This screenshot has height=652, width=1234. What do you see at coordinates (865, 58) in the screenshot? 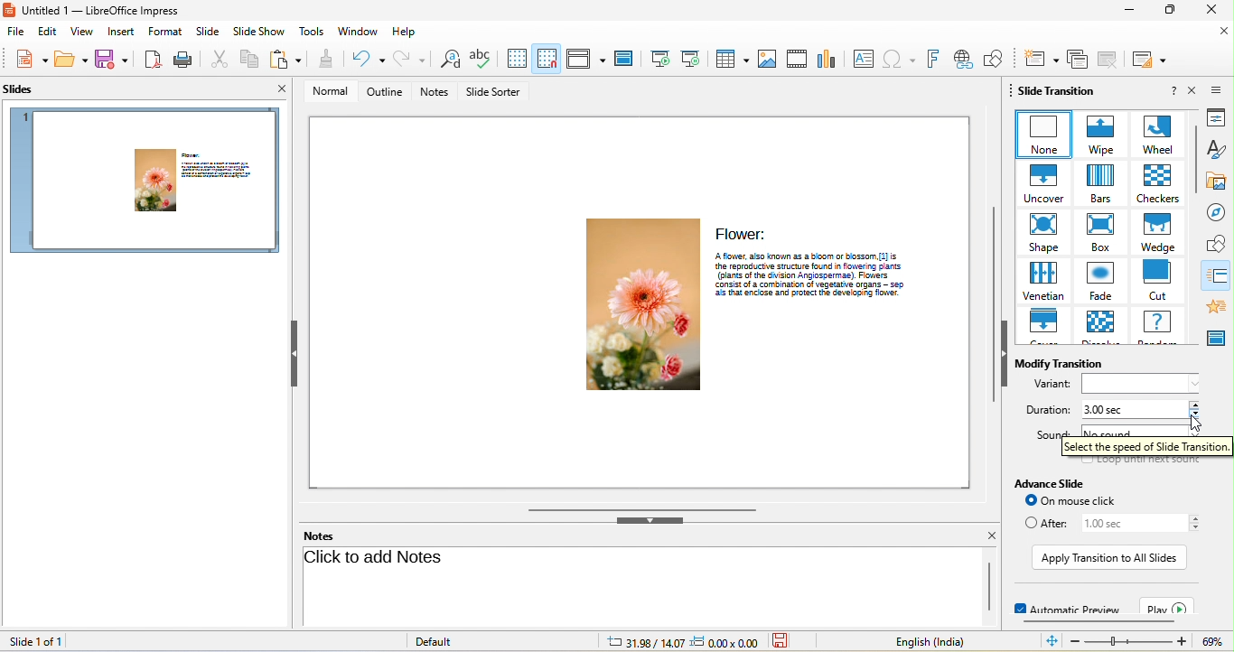
I see `text box` at bounding box center [865, 58].